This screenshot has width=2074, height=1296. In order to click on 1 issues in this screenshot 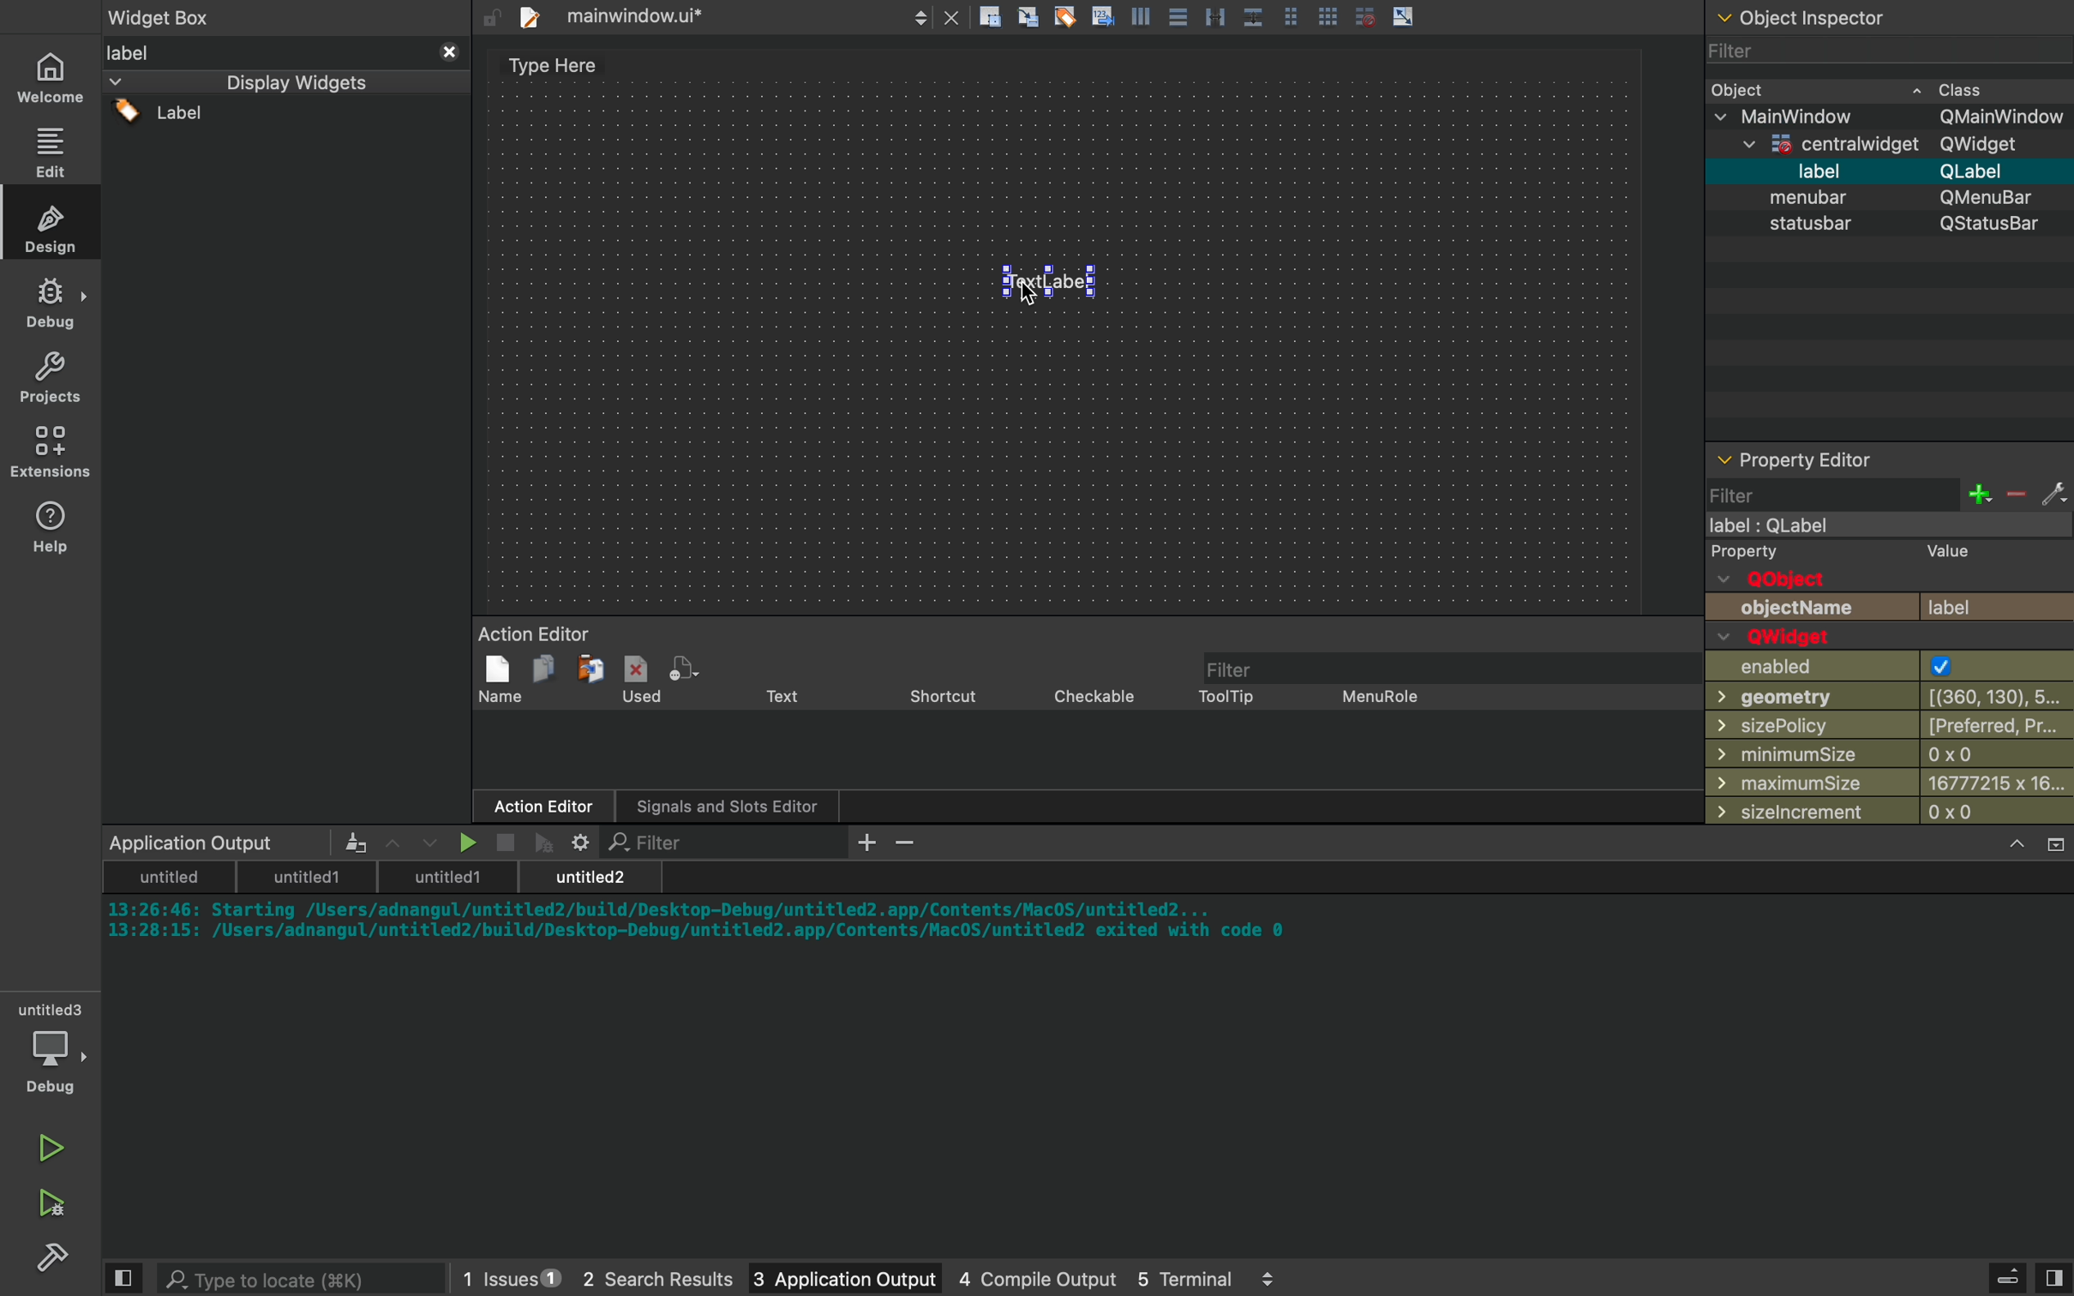, I will do `click(501, 1275)`.